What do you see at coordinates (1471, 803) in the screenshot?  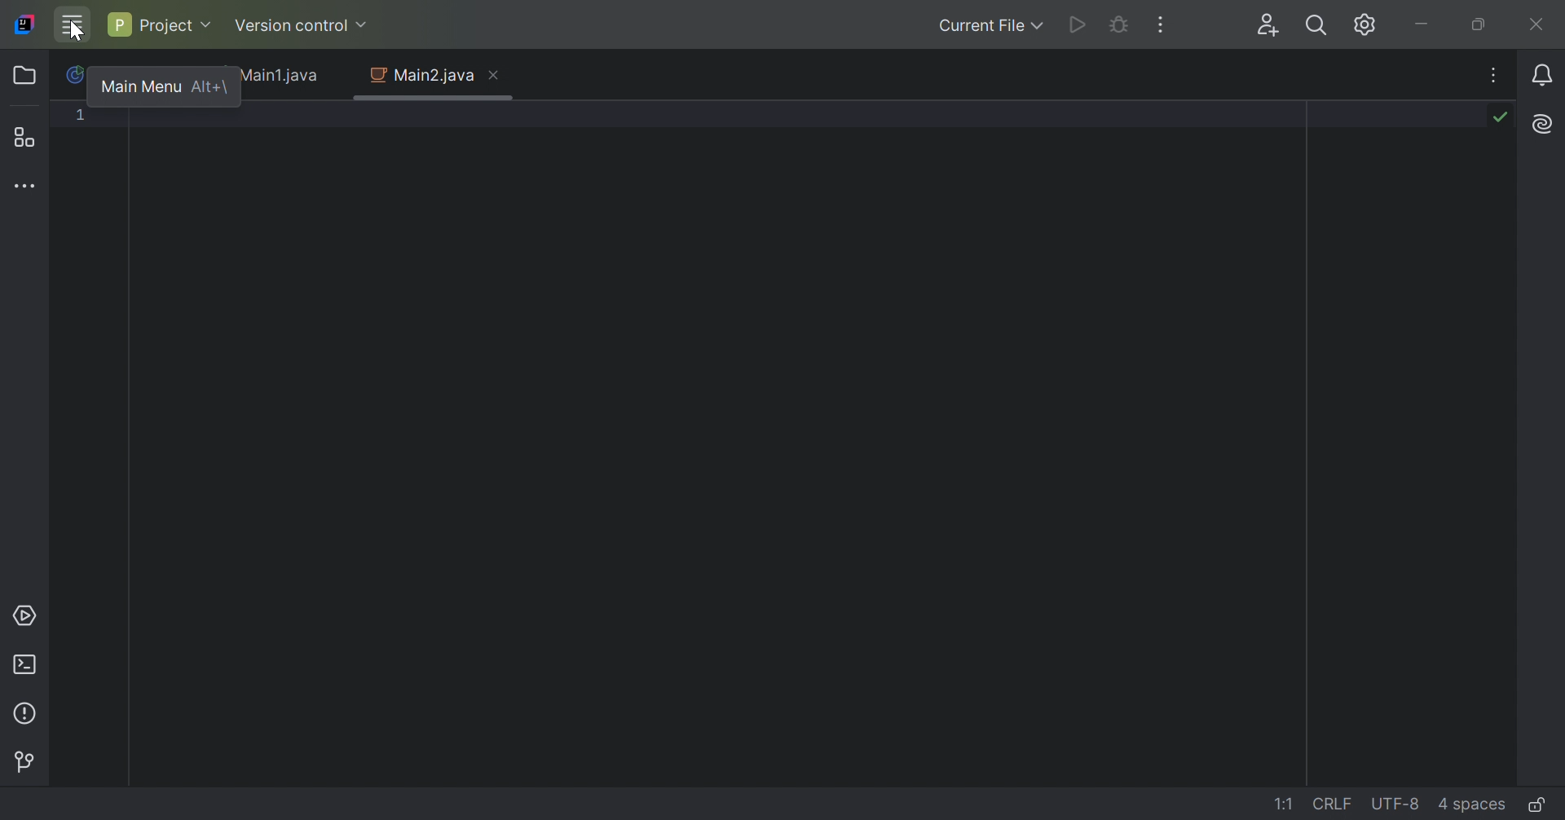 I see `4 spaces` at bounding box center [1471, 803].